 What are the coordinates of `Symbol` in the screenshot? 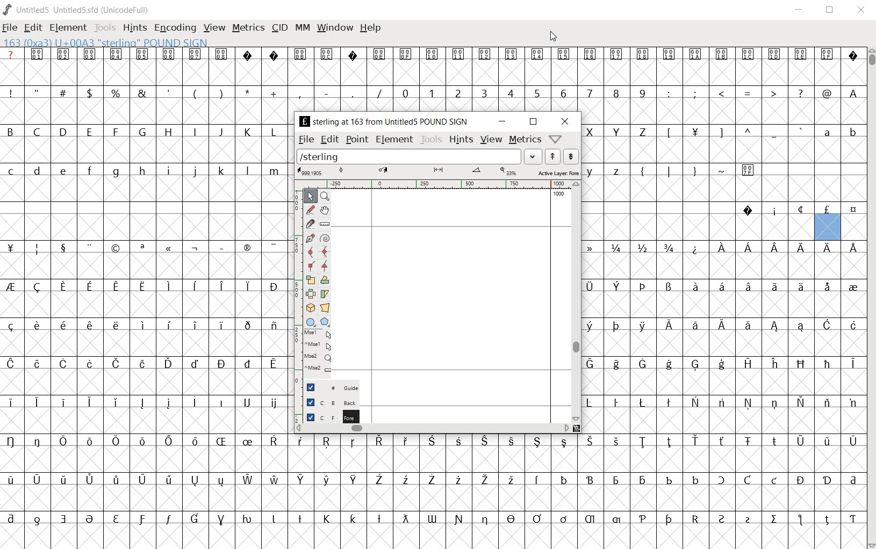 It's located at (748, 55).